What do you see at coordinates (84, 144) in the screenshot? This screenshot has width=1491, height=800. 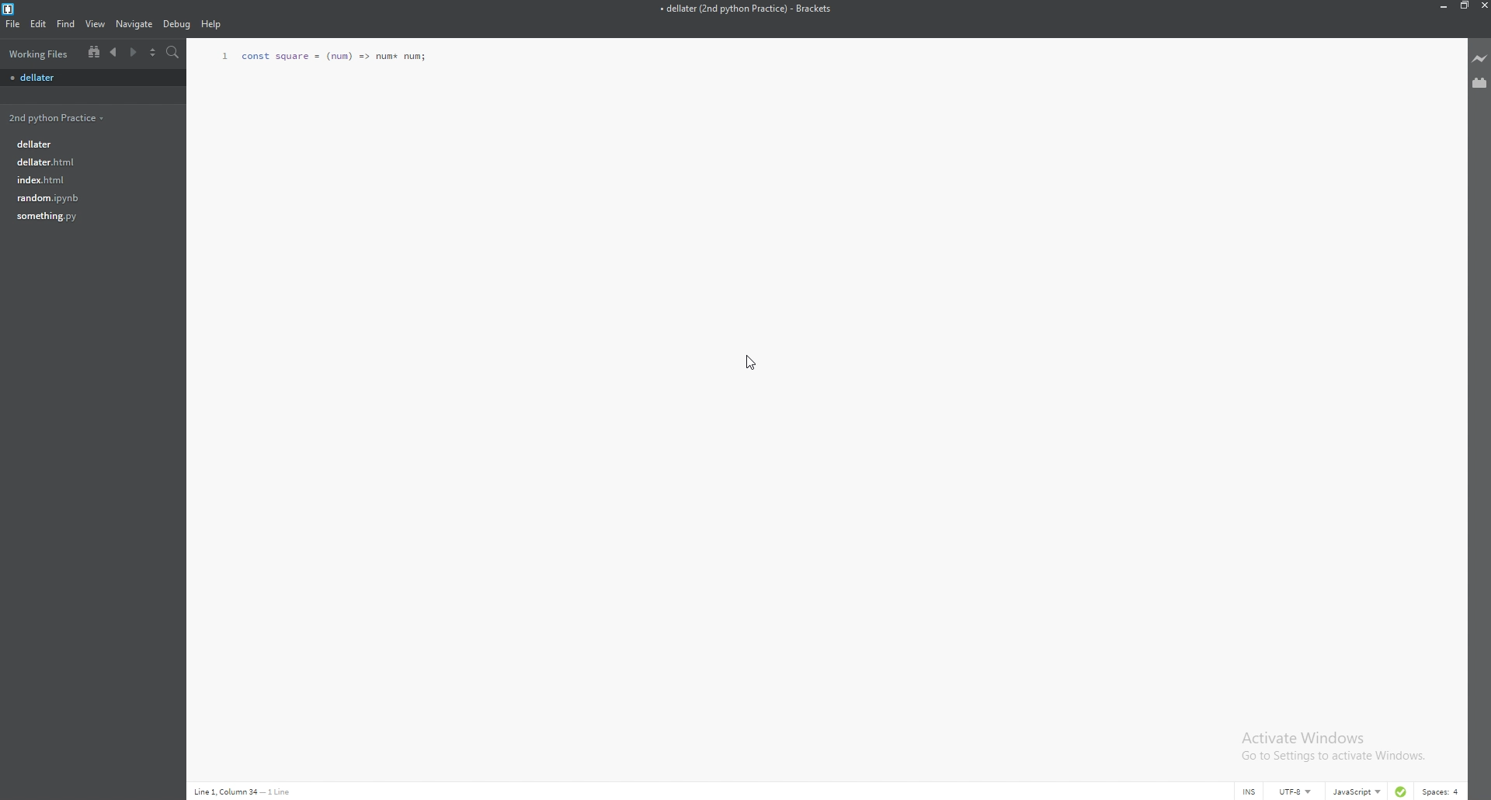 I see `file` at bounding box center [84, 144].